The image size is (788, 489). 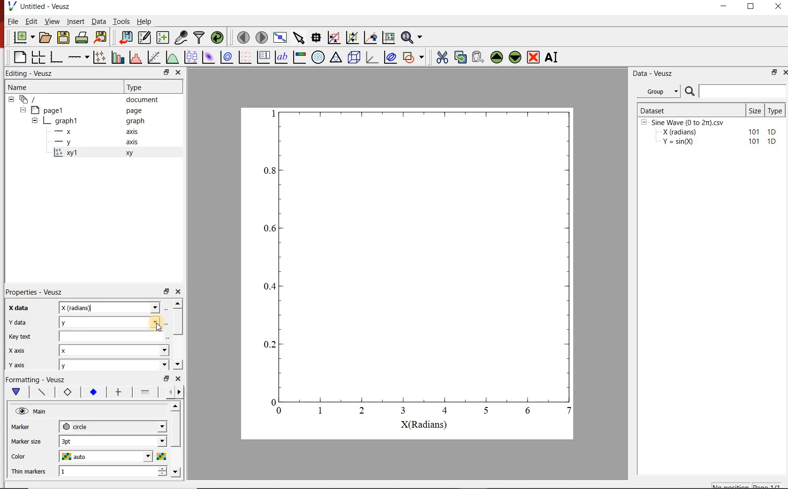 What do you see at coordinates (178, 322) in the screenshot?
I see `scrollbar` at bounding box center [178, 322].